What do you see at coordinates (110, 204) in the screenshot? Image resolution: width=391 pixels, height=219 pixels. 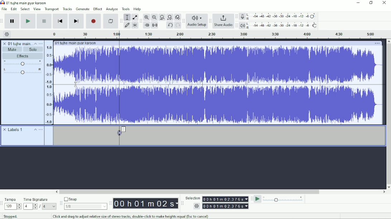 I see `Audacity timetoolbar` at bounding box center [110, 204].